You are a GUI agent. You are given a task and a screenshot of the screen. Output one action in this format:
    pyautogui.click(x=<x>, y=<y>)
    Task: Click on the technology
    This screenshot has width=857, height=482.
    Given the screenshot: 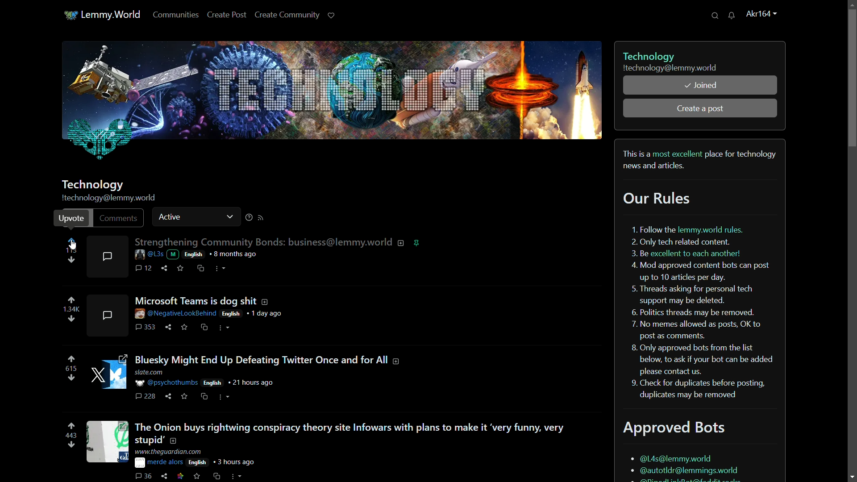 What is the action you would take?
    pyautogui.click(x=649, y=57)
    